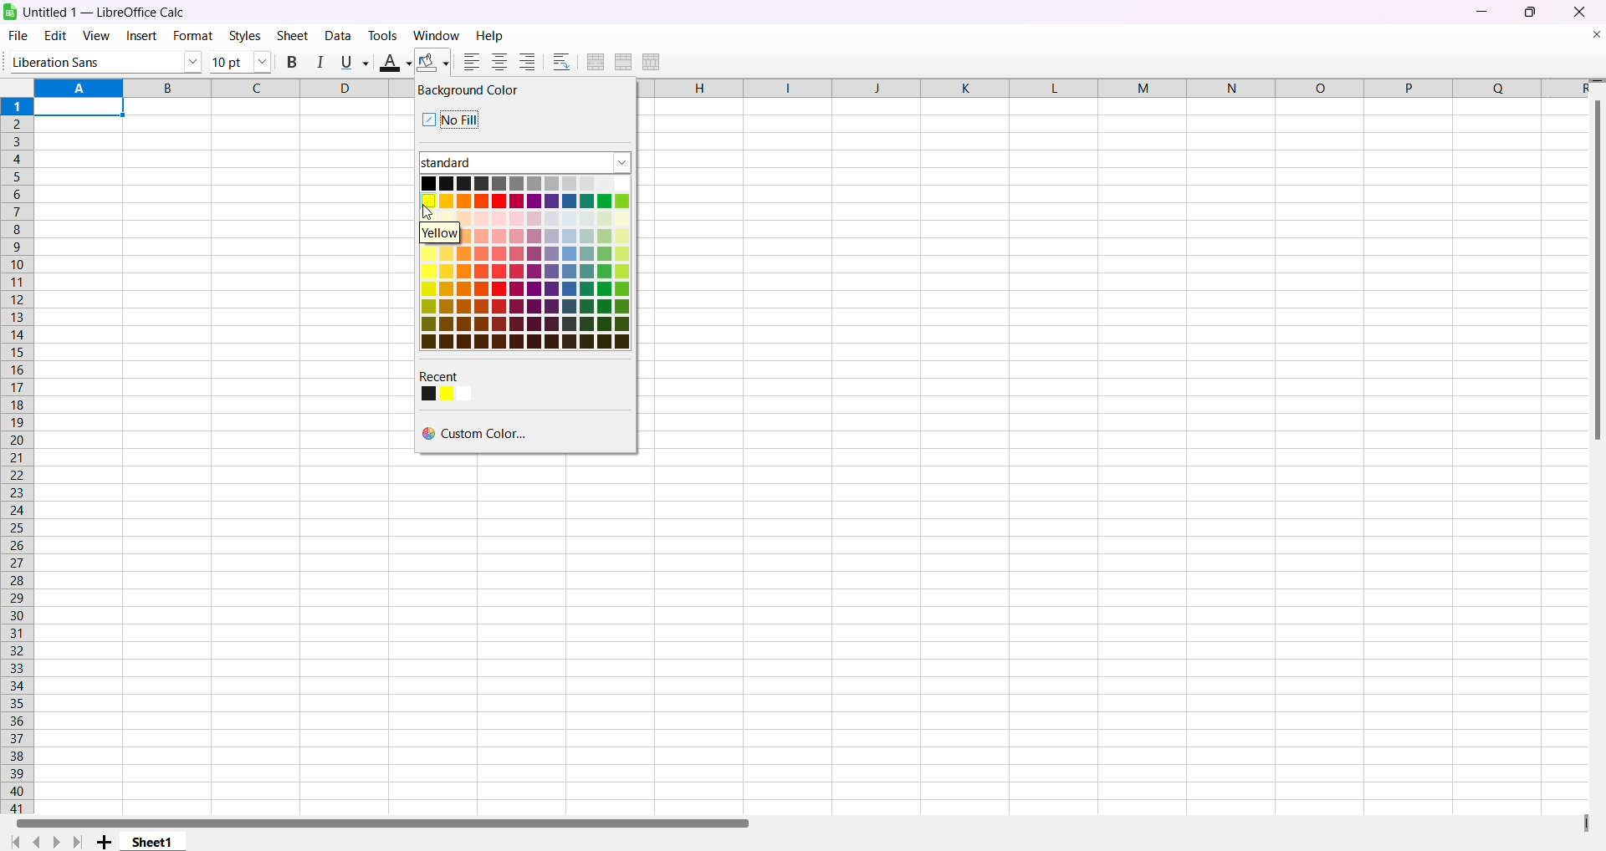 The image size is (1606, 851). I want to click on center aligned, so click(498, 62).